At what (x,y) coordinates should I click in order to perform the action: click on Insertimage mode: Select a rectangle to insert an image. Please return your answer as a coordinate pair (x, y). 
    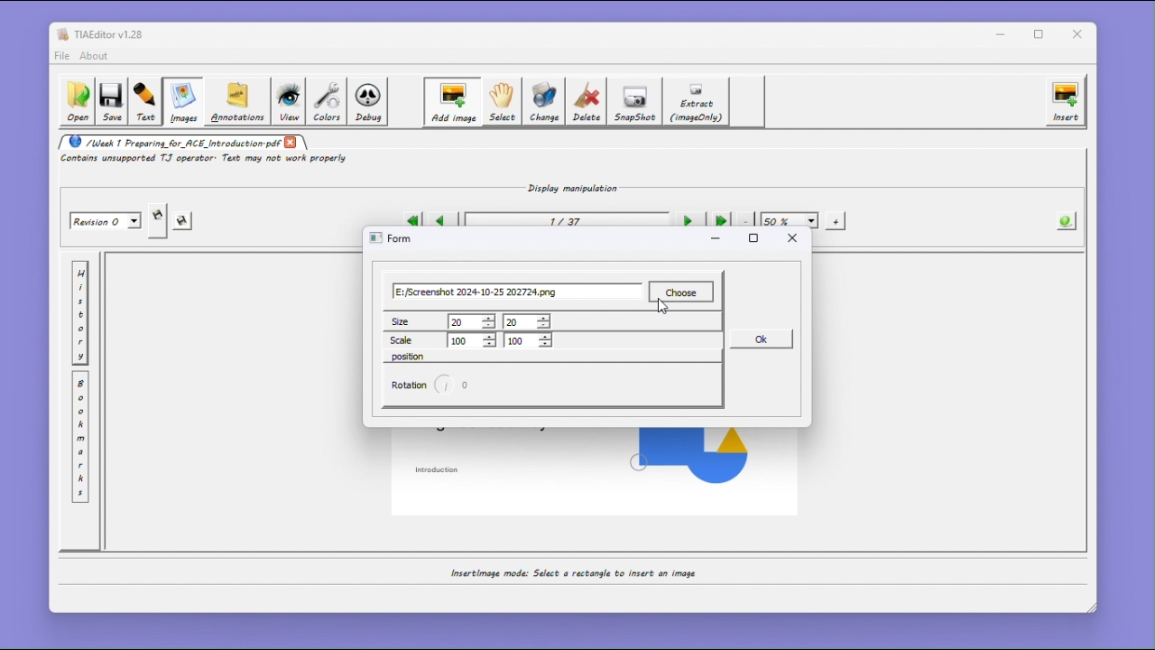
    Looking at the image, I should click on (571, 573).